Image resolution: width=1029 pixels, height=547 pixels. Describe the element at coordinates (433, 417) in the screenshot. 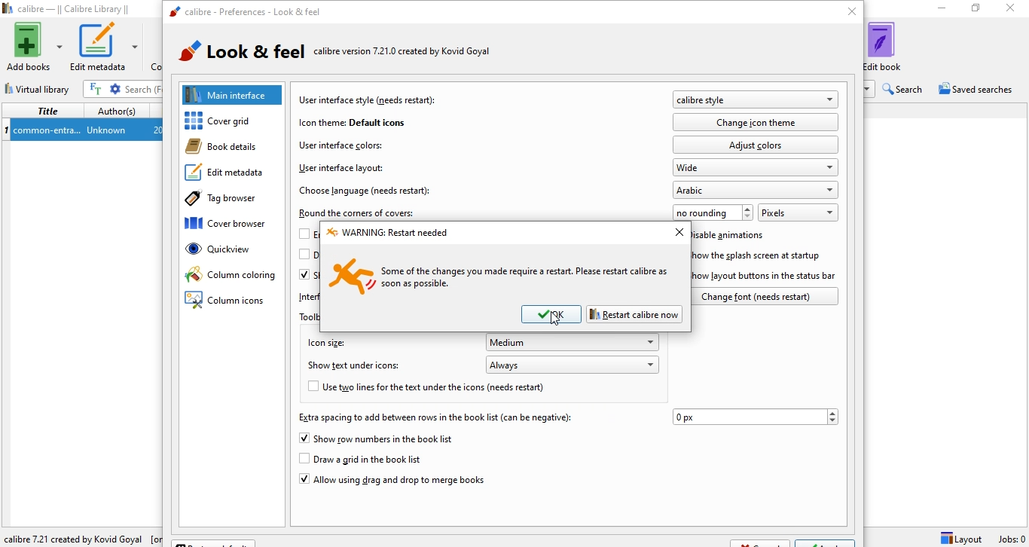

I see `extra spacing to add between in the book list (can be negative)` at that location.